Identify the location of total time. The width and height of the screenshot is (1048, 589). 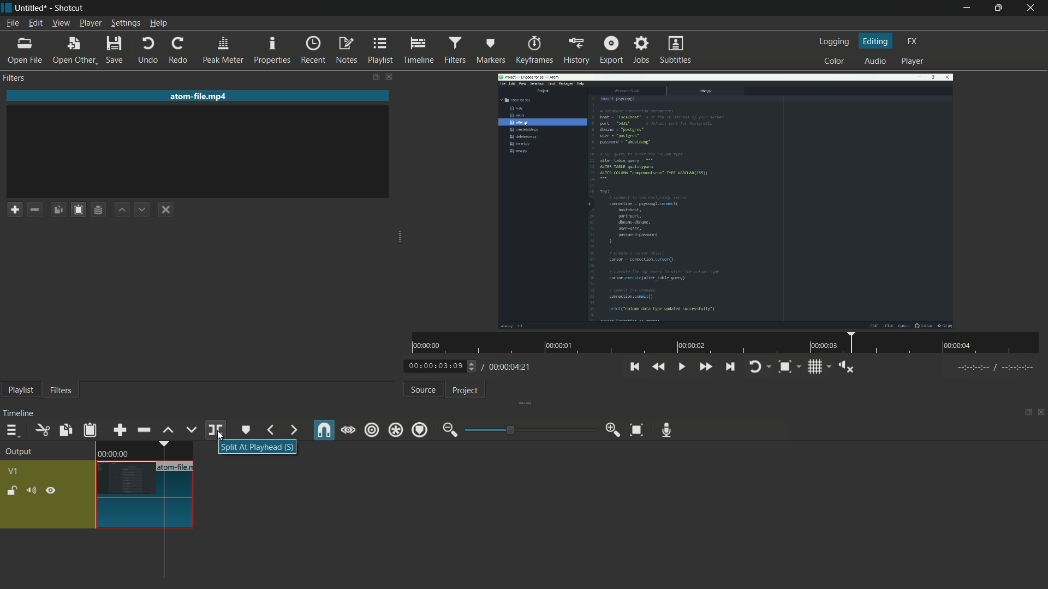
(511, 367).